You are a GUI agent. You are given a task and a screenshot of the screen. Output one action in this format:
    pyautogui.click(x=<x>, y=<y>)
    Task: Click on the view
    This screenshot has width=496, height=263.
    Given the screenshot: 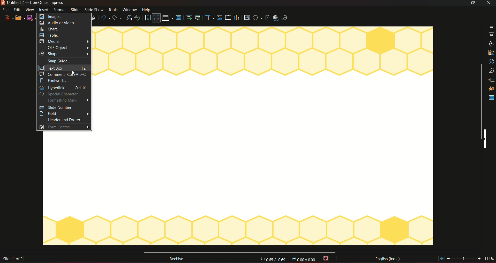 What is the action you would take?
    pyautogui.click(x=30, y=10)
    